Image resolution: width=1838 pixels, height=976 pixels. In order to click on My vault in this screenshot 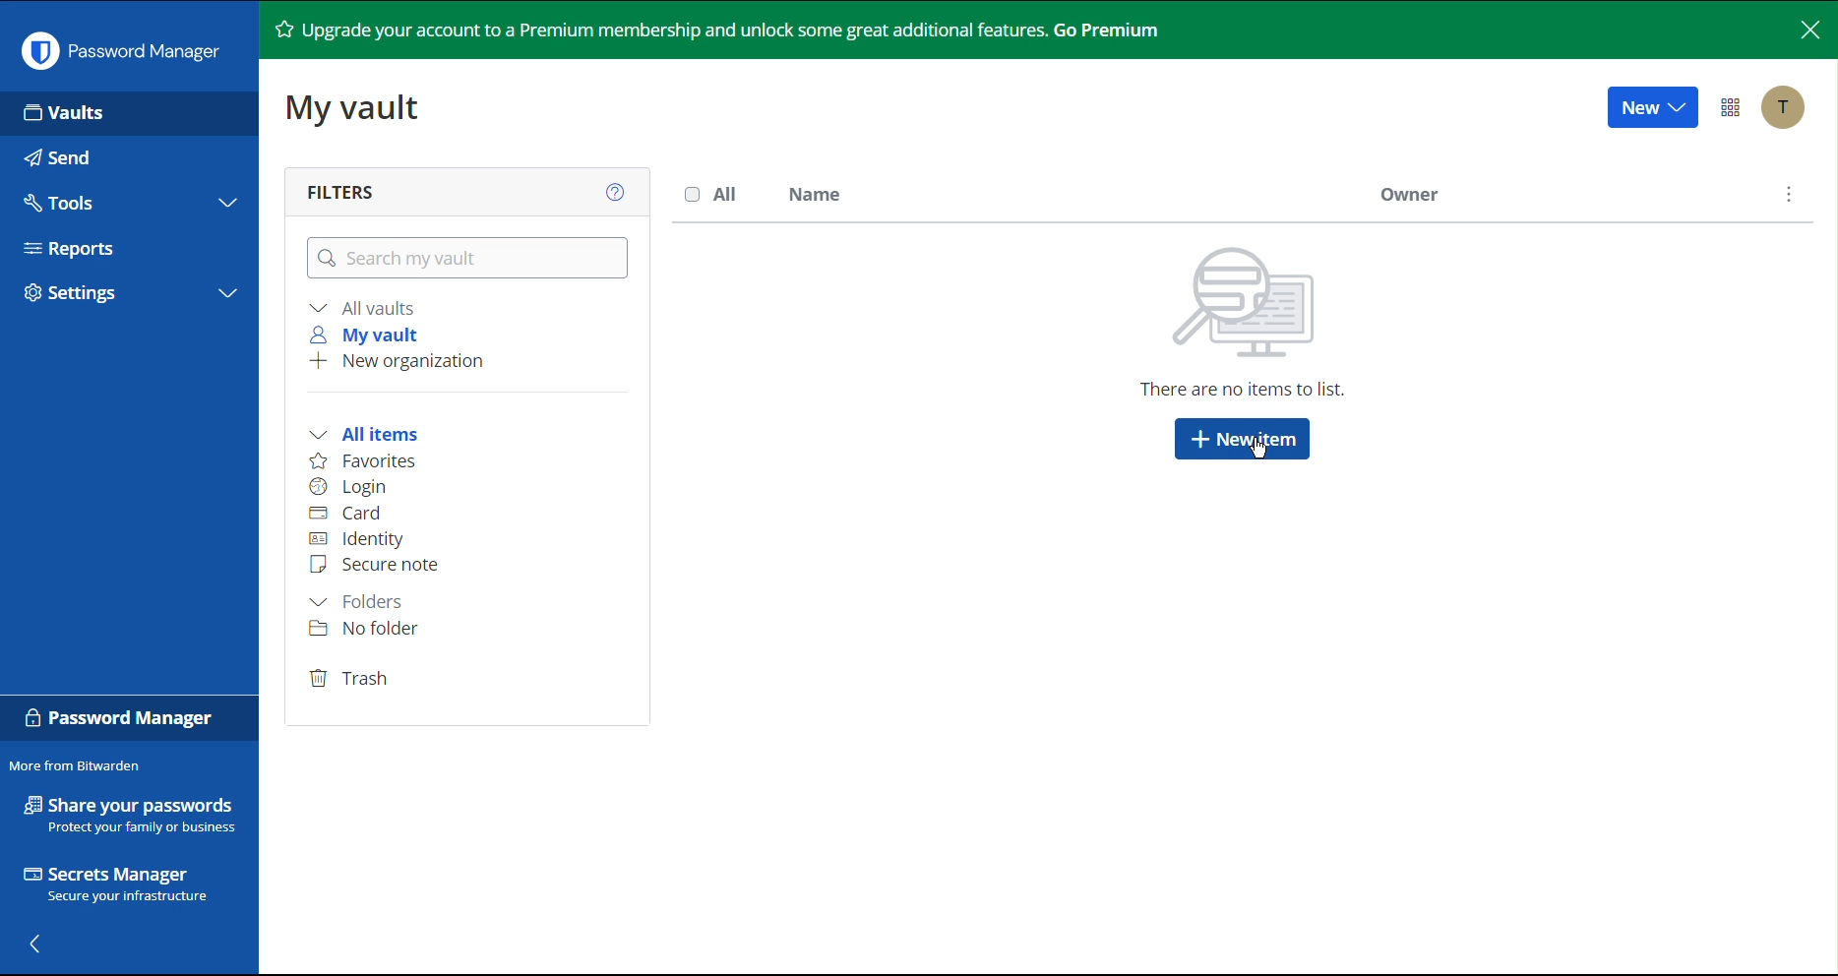, I will do `click(360, 110)`.